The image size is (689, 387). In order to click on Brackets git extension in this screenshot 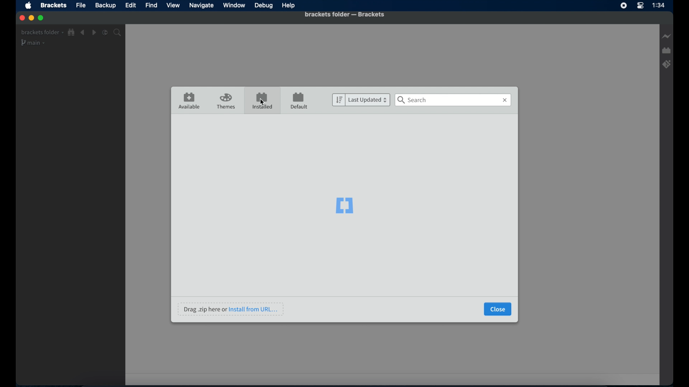, I will do `click(667, 64)`.